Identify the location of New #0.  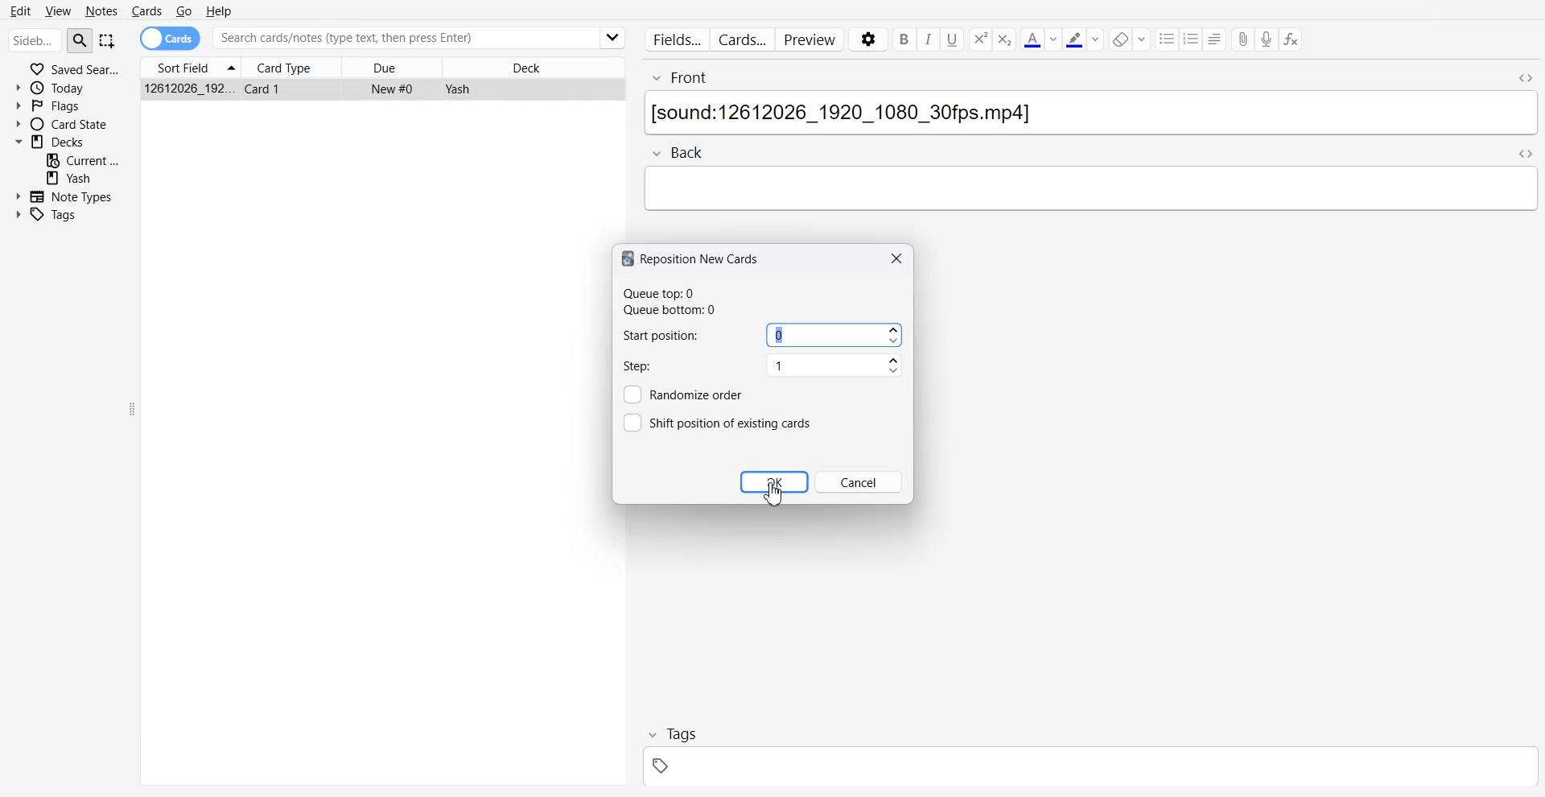
(394, 89).